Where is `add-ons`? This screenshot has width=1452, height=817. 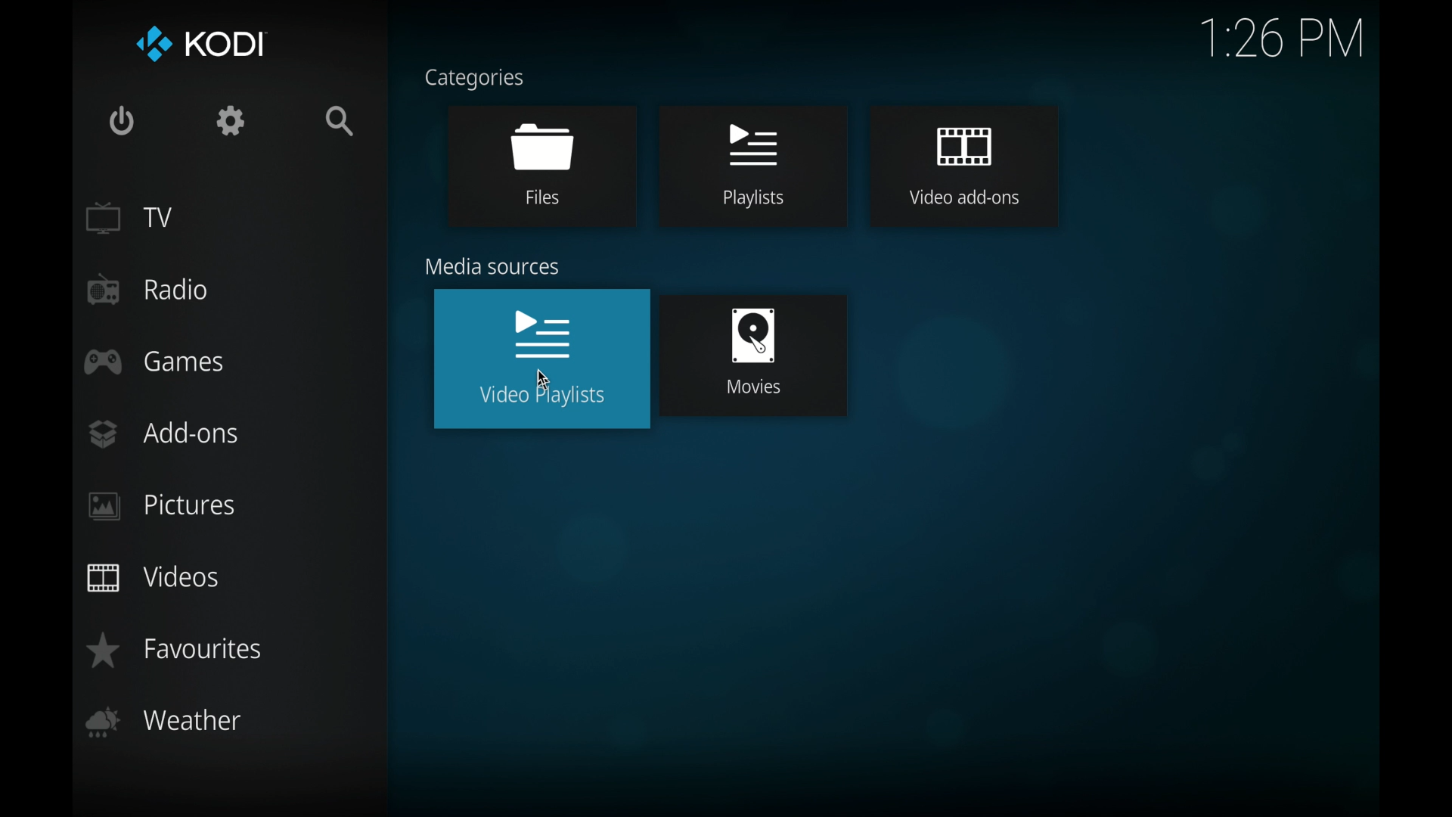 add-ons is located at coordinates (163, 433).